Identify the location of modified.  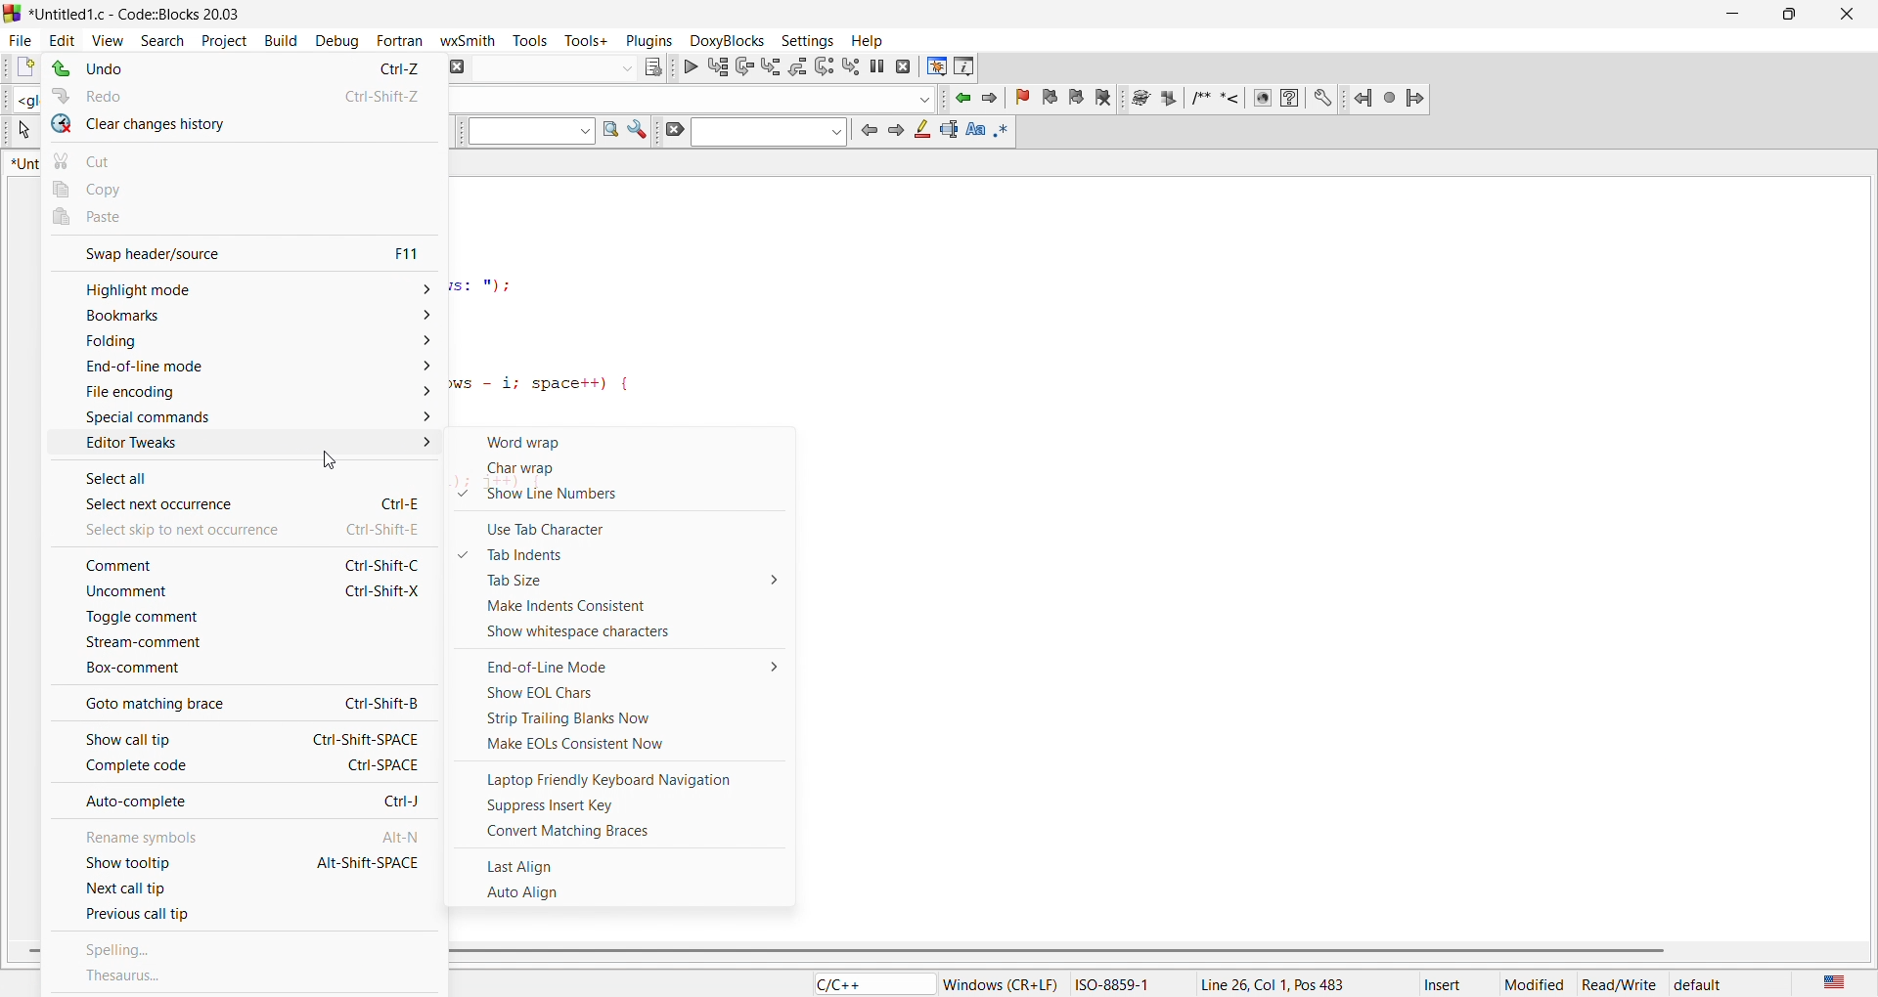
(1536, 982).